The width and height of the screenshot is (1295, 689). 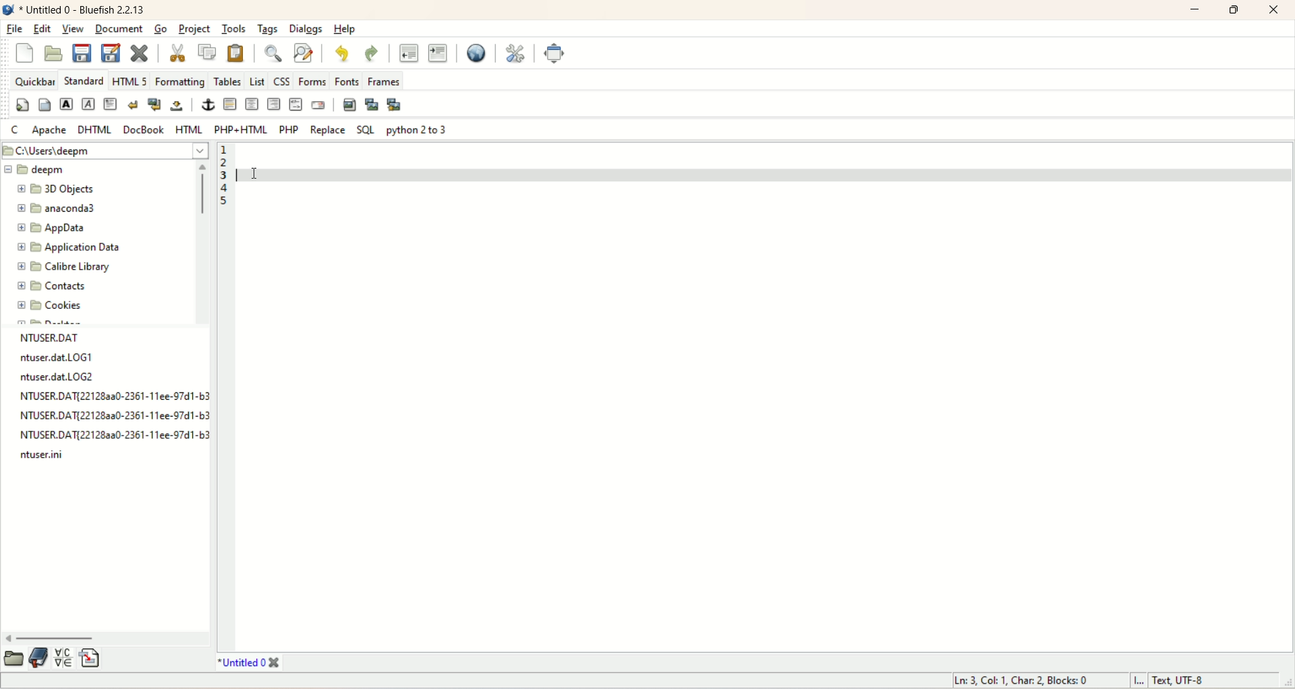 What do you see at coordinates (73, 30) in the screenshot?
I see `view` at bounding box center [73, 30].